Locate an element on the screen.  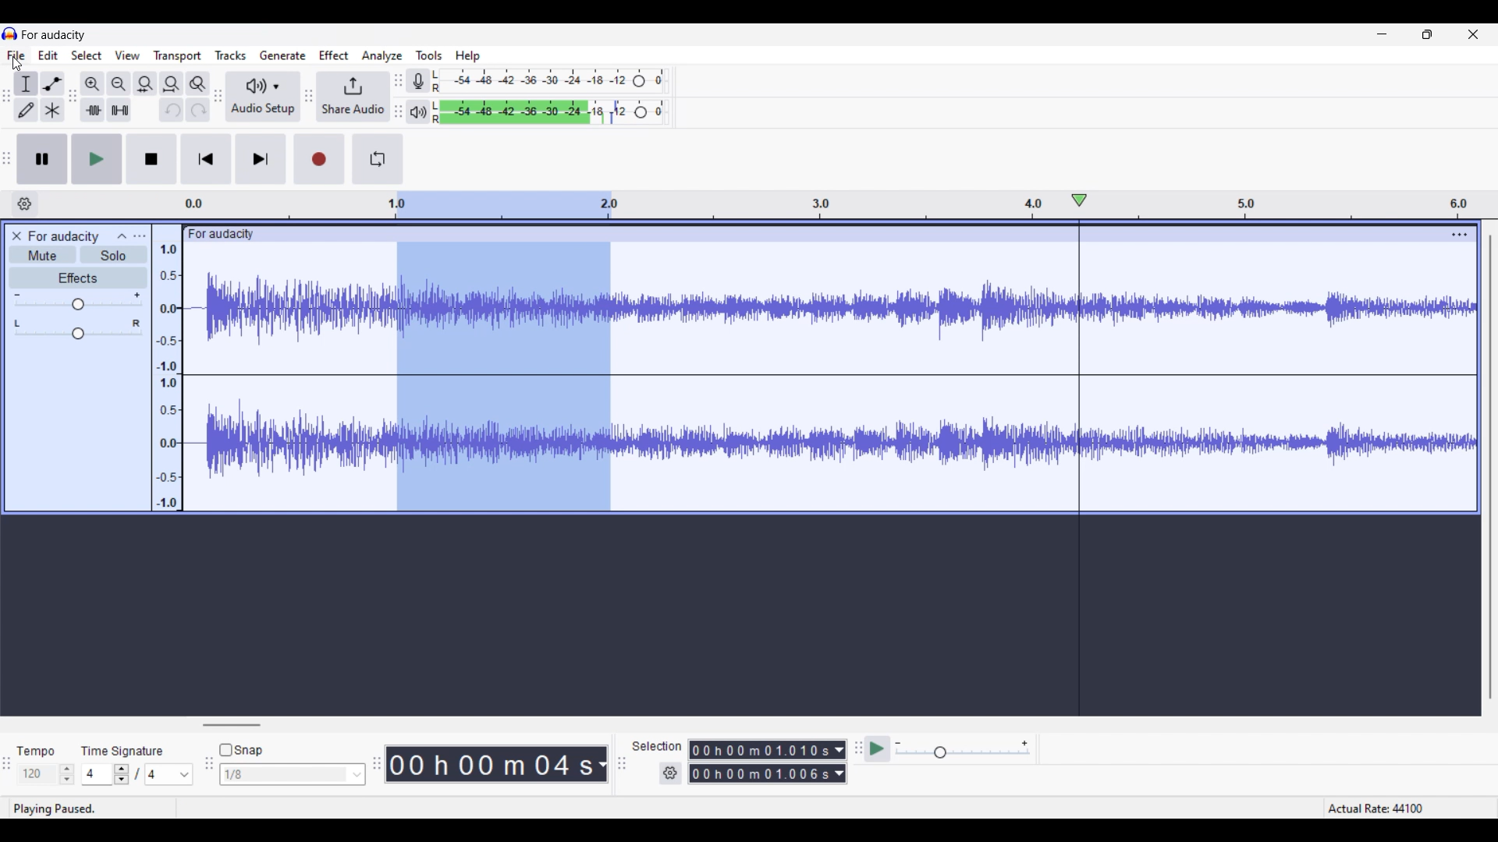
Play at speed once/Play at speed is located at coordinates (878, 749).